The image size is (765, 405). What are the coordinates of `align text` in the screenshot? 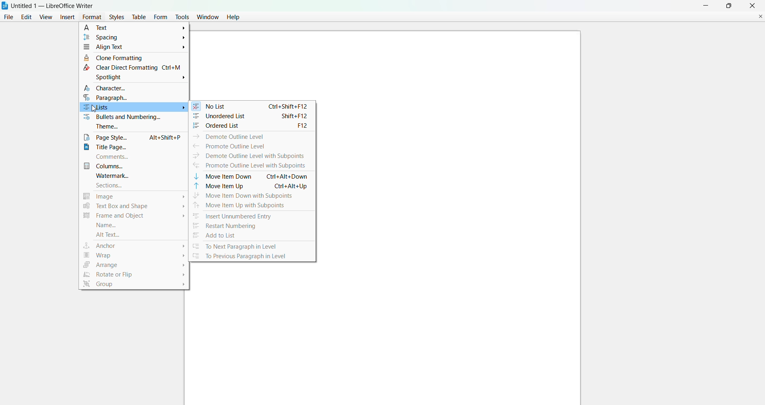 It's located at (133, 48).